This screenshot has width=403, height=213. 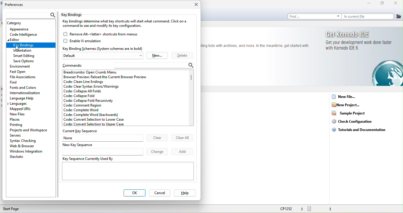 What do you see at coordinates (105, 77) in the screenshot?
I see `browse preview reload the current browse preview` at bounding box center [105, 77].